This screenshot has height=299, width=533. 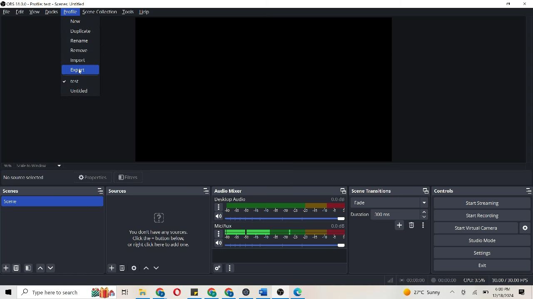 I want to click on file, so click(x=196, y=293).